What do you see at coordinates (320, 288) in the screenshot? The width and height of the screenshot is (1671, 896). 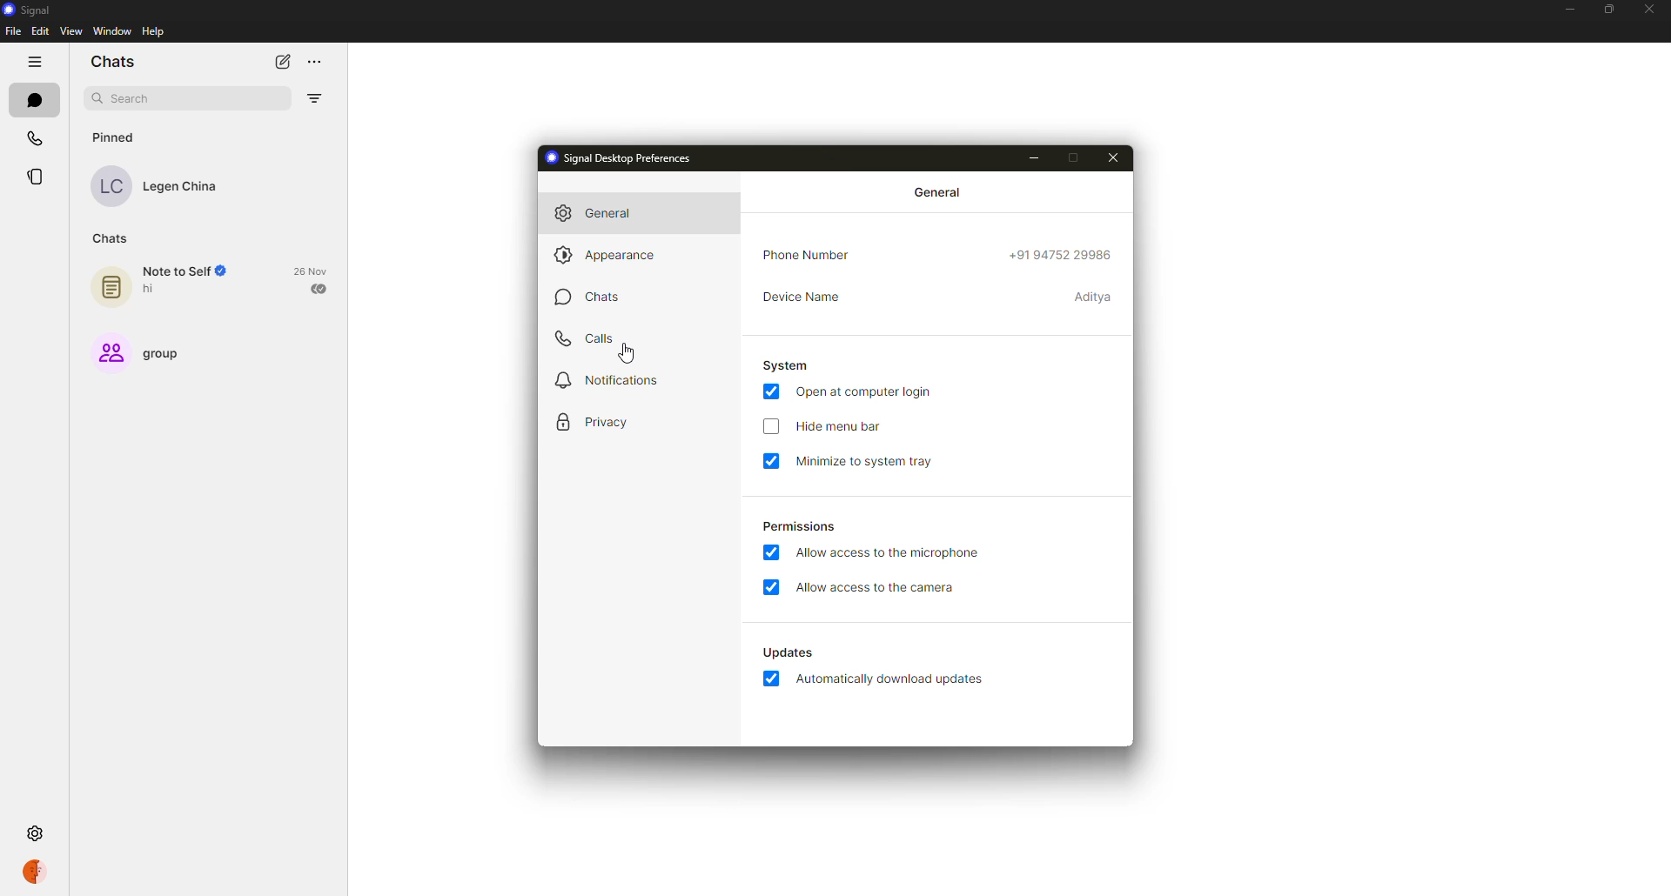 I see `sent` at bounding box center [320, 288].